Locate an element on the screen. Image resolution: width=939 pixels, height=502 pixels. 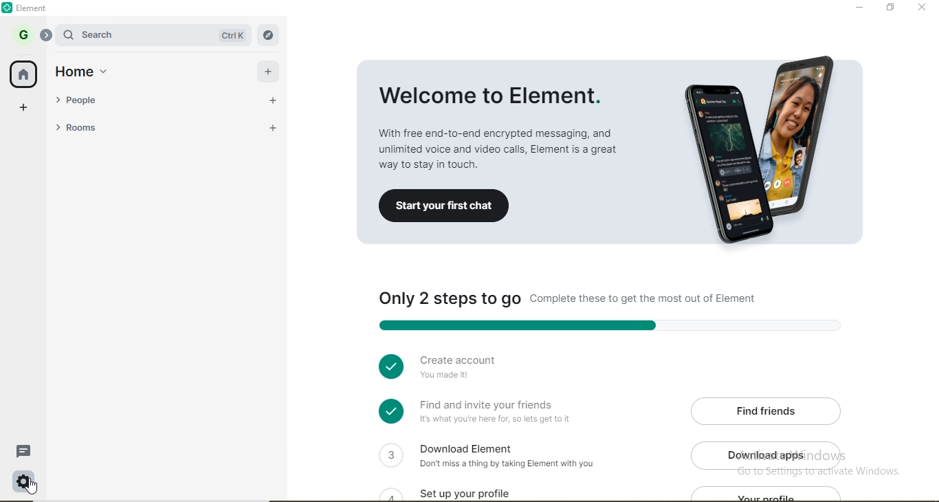
add people is located at coordinates (269, 99).